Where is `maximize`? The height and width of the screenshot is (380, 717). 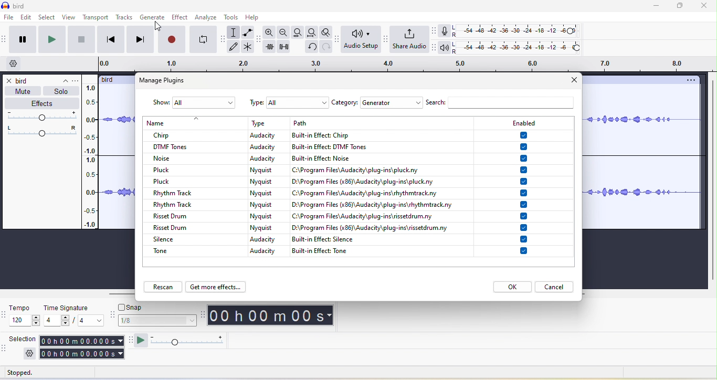
maximize is located at coordinates (678, 7).